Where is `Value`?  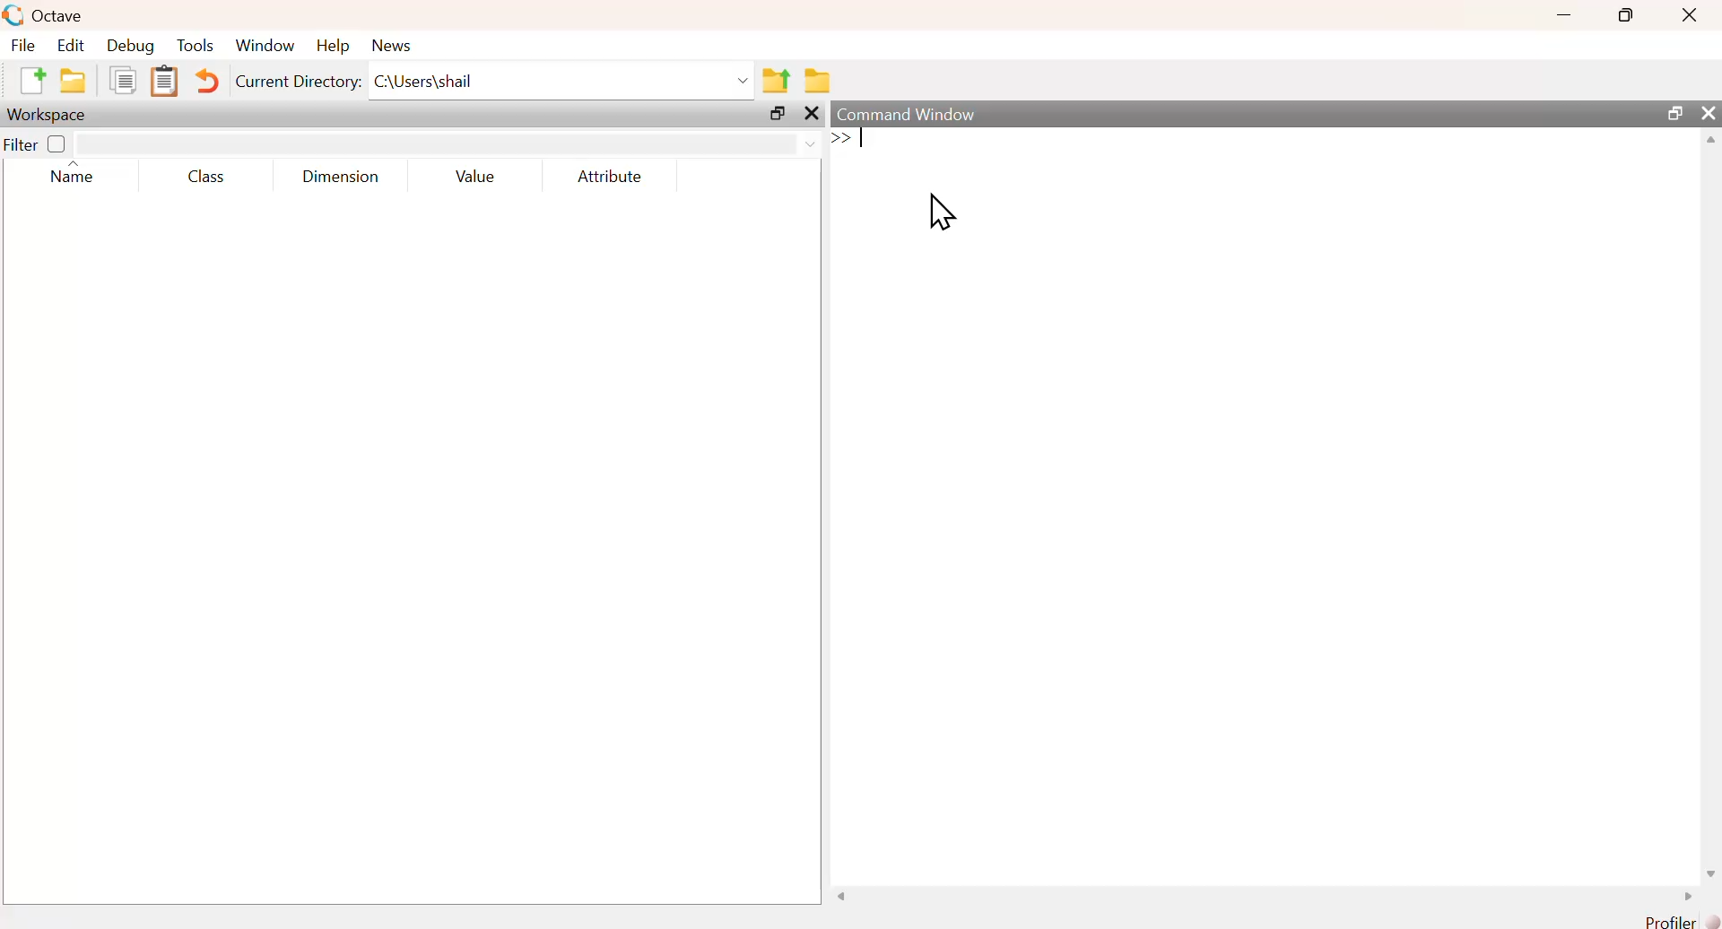 Value is located at coordinates (476, 177).